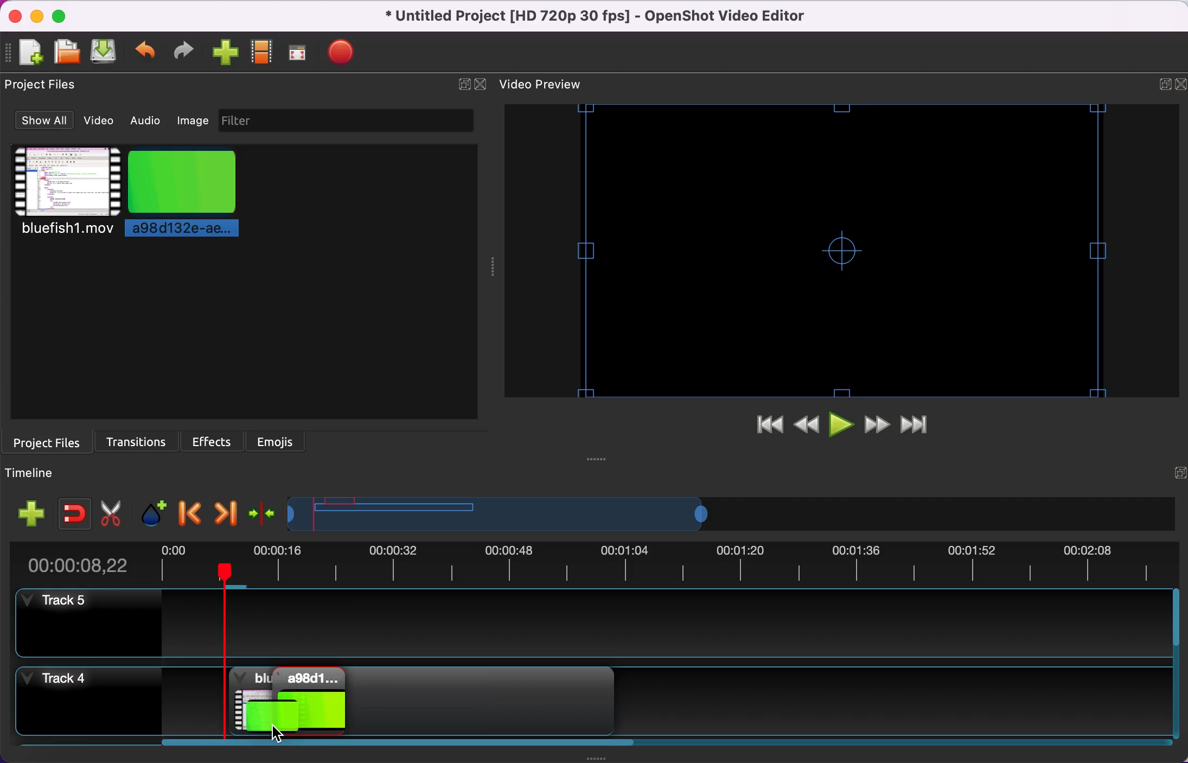 The height and width of the screenshot is (763, 1188). Describe the element at coordinates (344, 54) in the screenshot. I see `export file` at that location.